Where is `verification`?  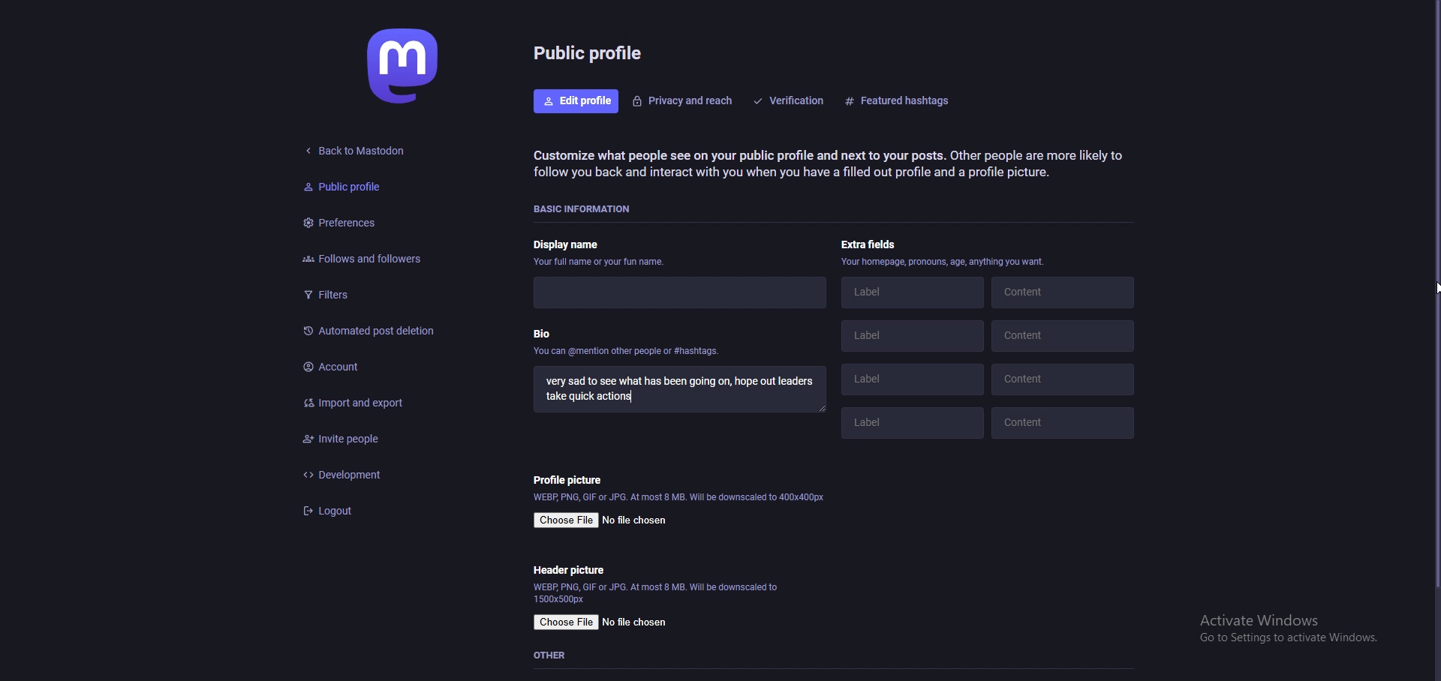
verification is located at coordinates (791, 100).